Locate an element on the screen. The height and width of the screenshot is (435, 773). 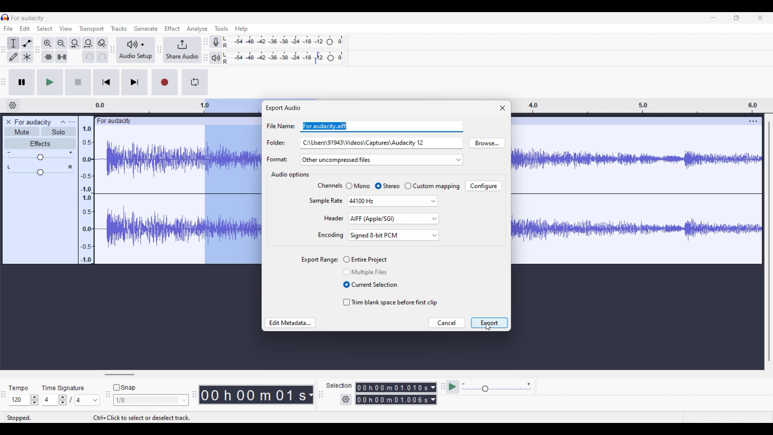
Zoom toggle is located at coordinates (102, 43).